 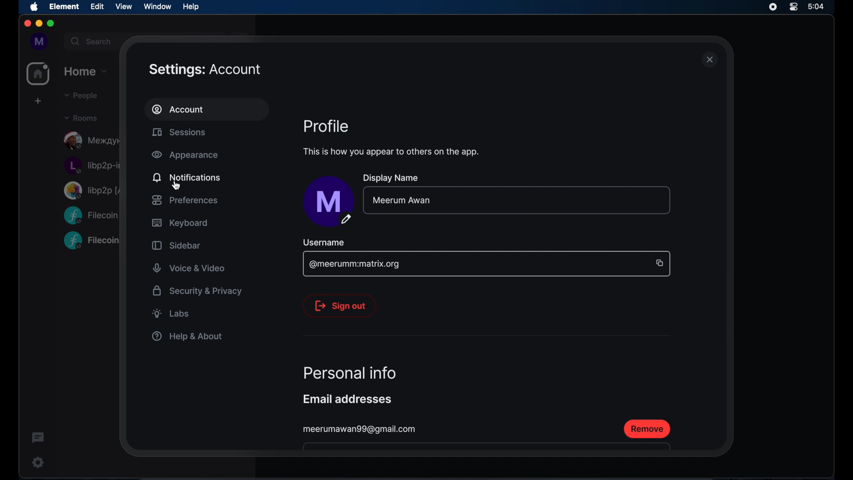 What do you see at coordinates (176, 245) in the screenshot?
I see `sidebar` at bounding box center [176, 245].